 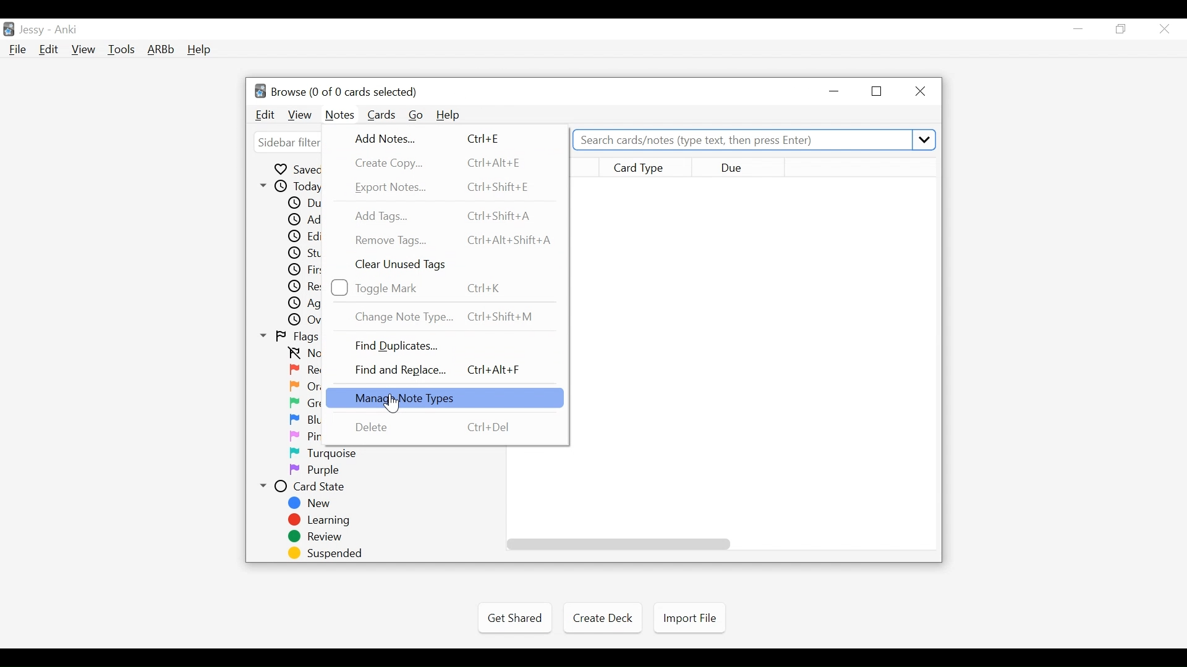 What do you see at coordinates (1078, 30) in the screenshot?
I see `minimize` at bounding box center [1078, 30].